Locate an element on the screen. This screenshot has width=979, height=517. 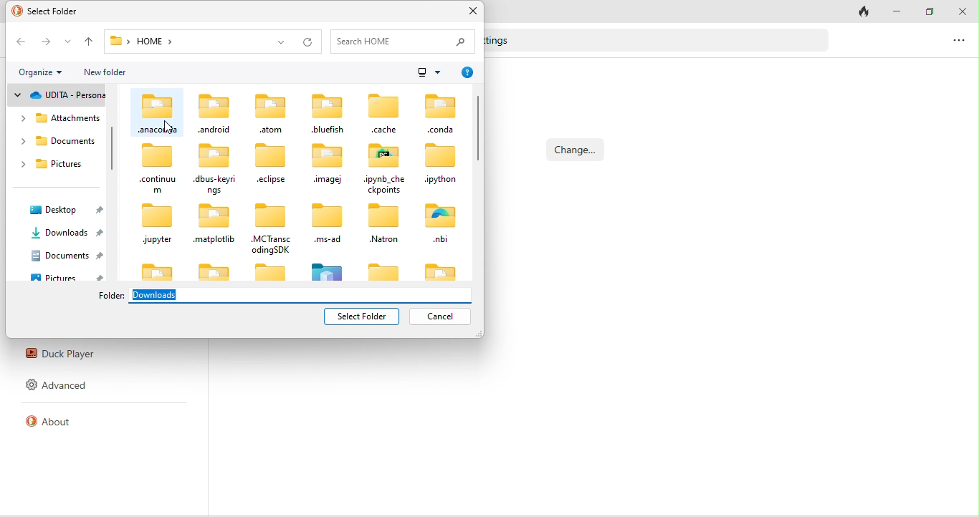
close is located at coordinates (963, 11).